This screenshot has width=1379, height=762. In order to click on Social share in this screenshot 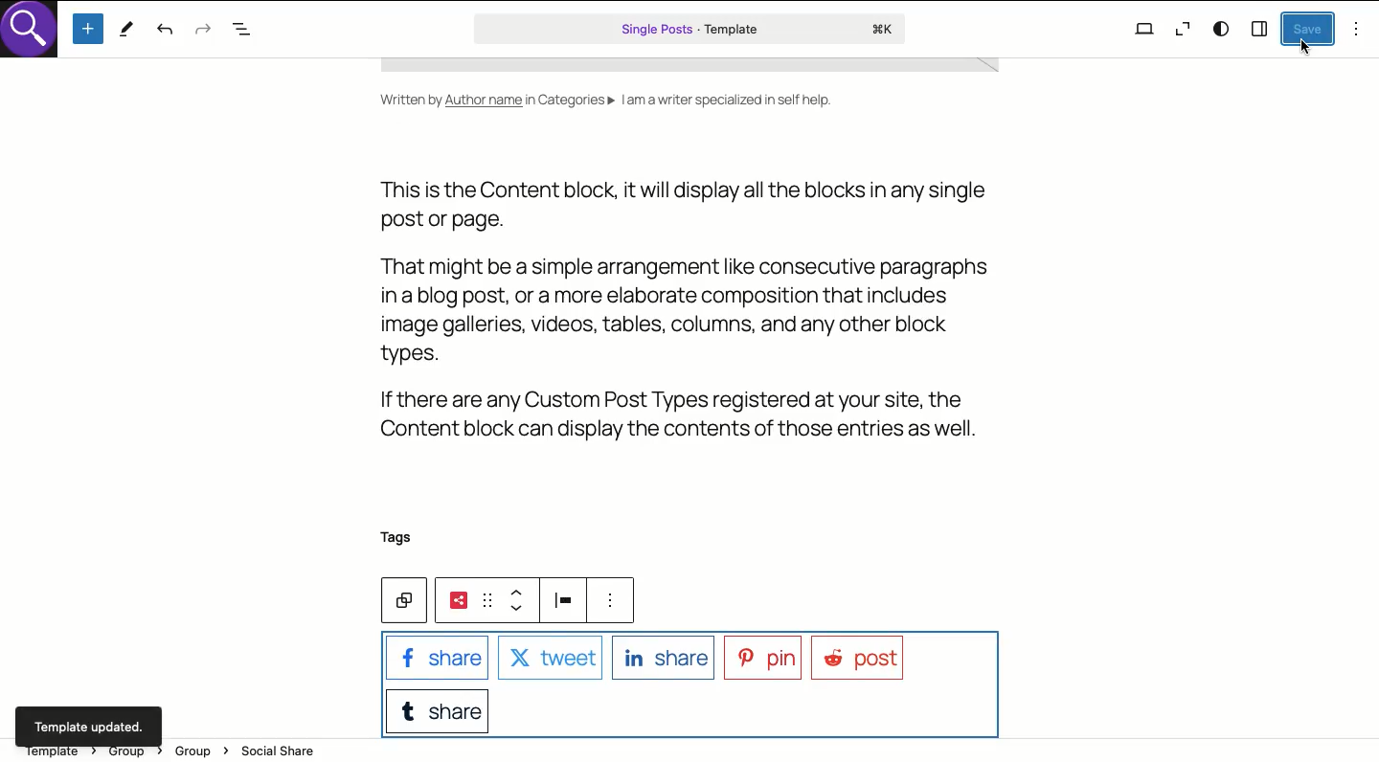, I will do `click(459, 601)`.